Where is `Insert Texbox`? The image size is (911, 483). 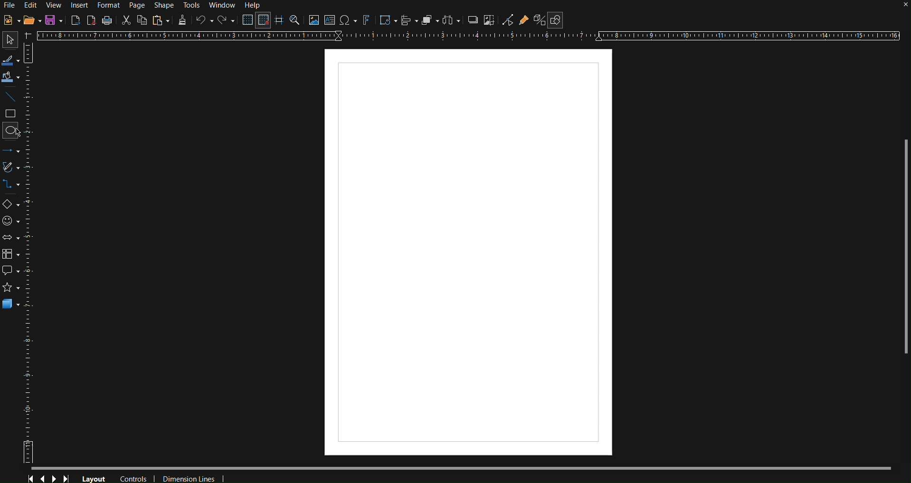 Insert Texbox is located at coordinates (329, 21).